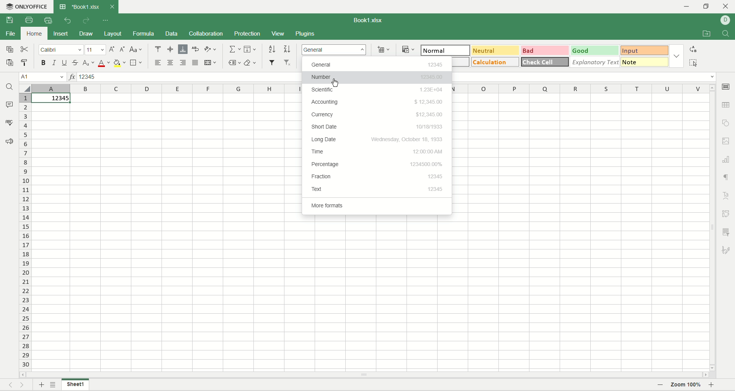 The width and height of the screenshot is (735, 391). What do you see at coordinates (171, 34) in the screenshot?
I see `data` at bounding box center [171, 34].